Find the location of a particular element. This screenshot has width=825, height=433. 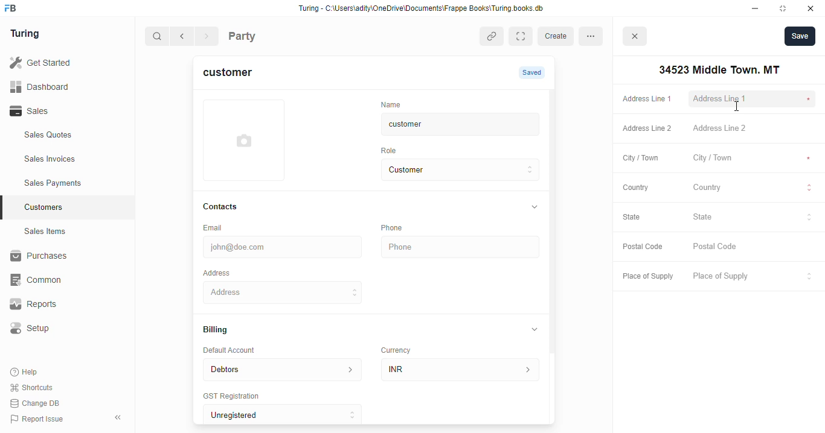

cursor is located at coordinates (736, 107).